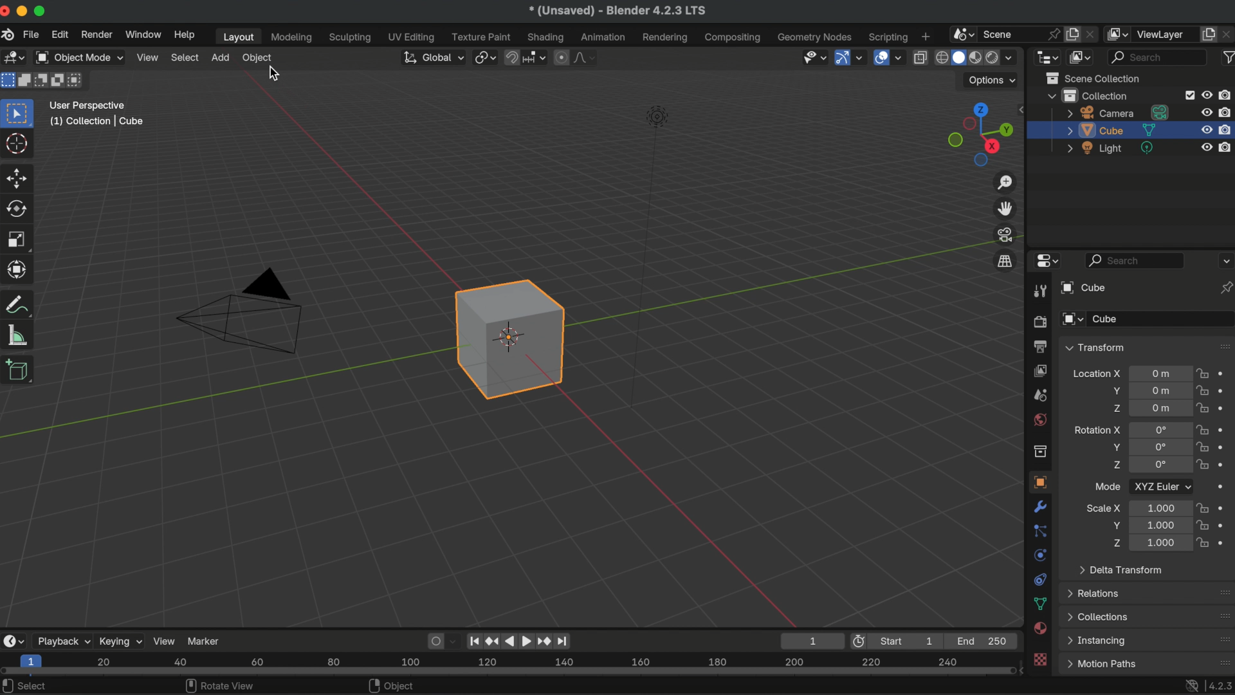  Describe the element at coordinates (1041, 506) in the screenshot. I see `modifiers` at that location.